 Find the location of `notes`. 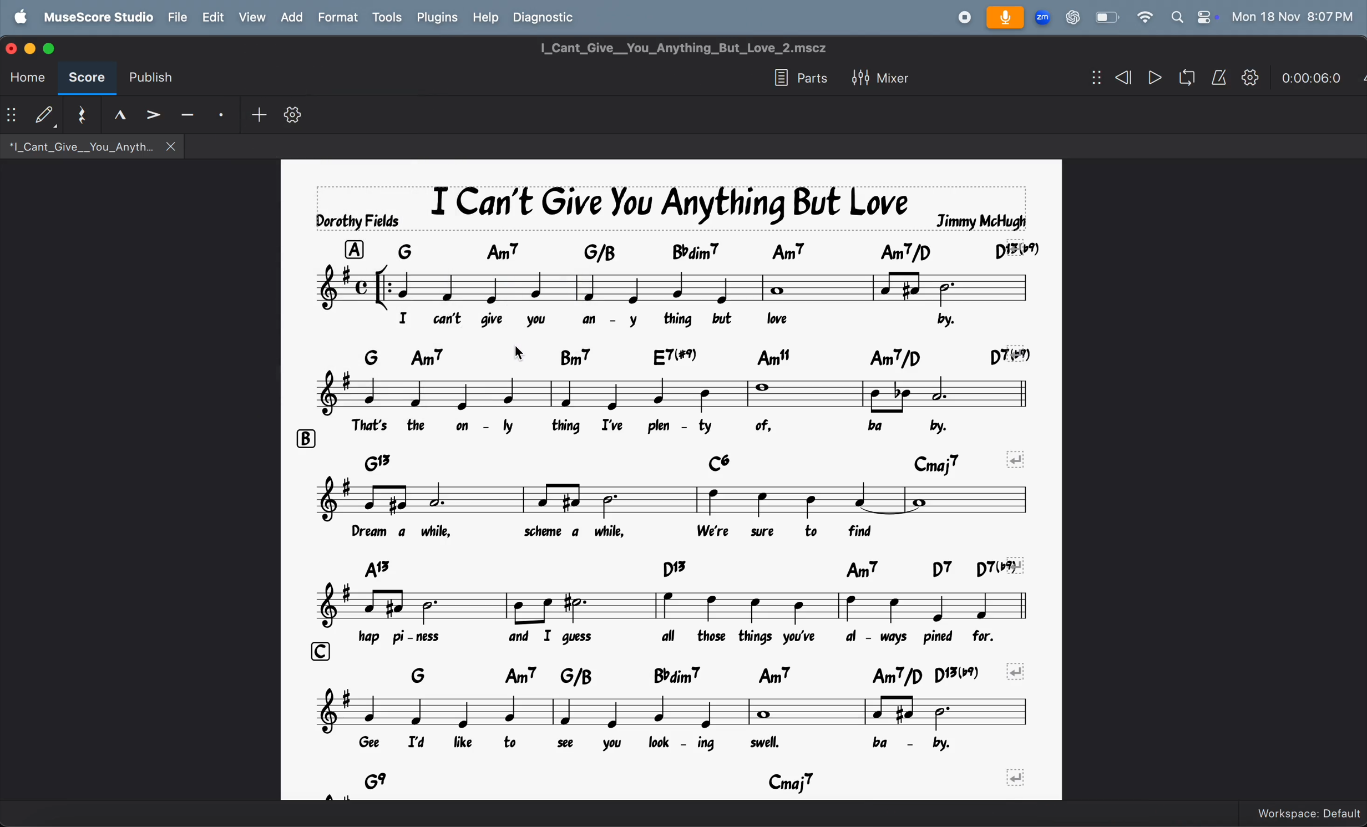

notes is located at coordinates (672, 711).